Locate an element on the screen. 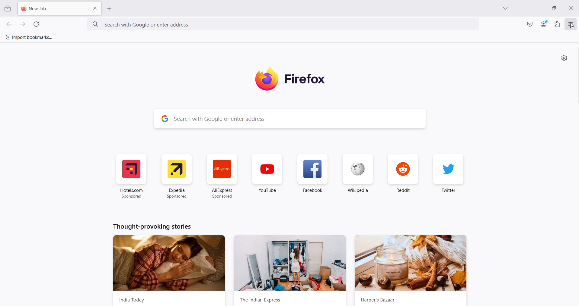 The image size is (579, 306). View recent browsing across windows and devices is located at coordinates (7, 9).